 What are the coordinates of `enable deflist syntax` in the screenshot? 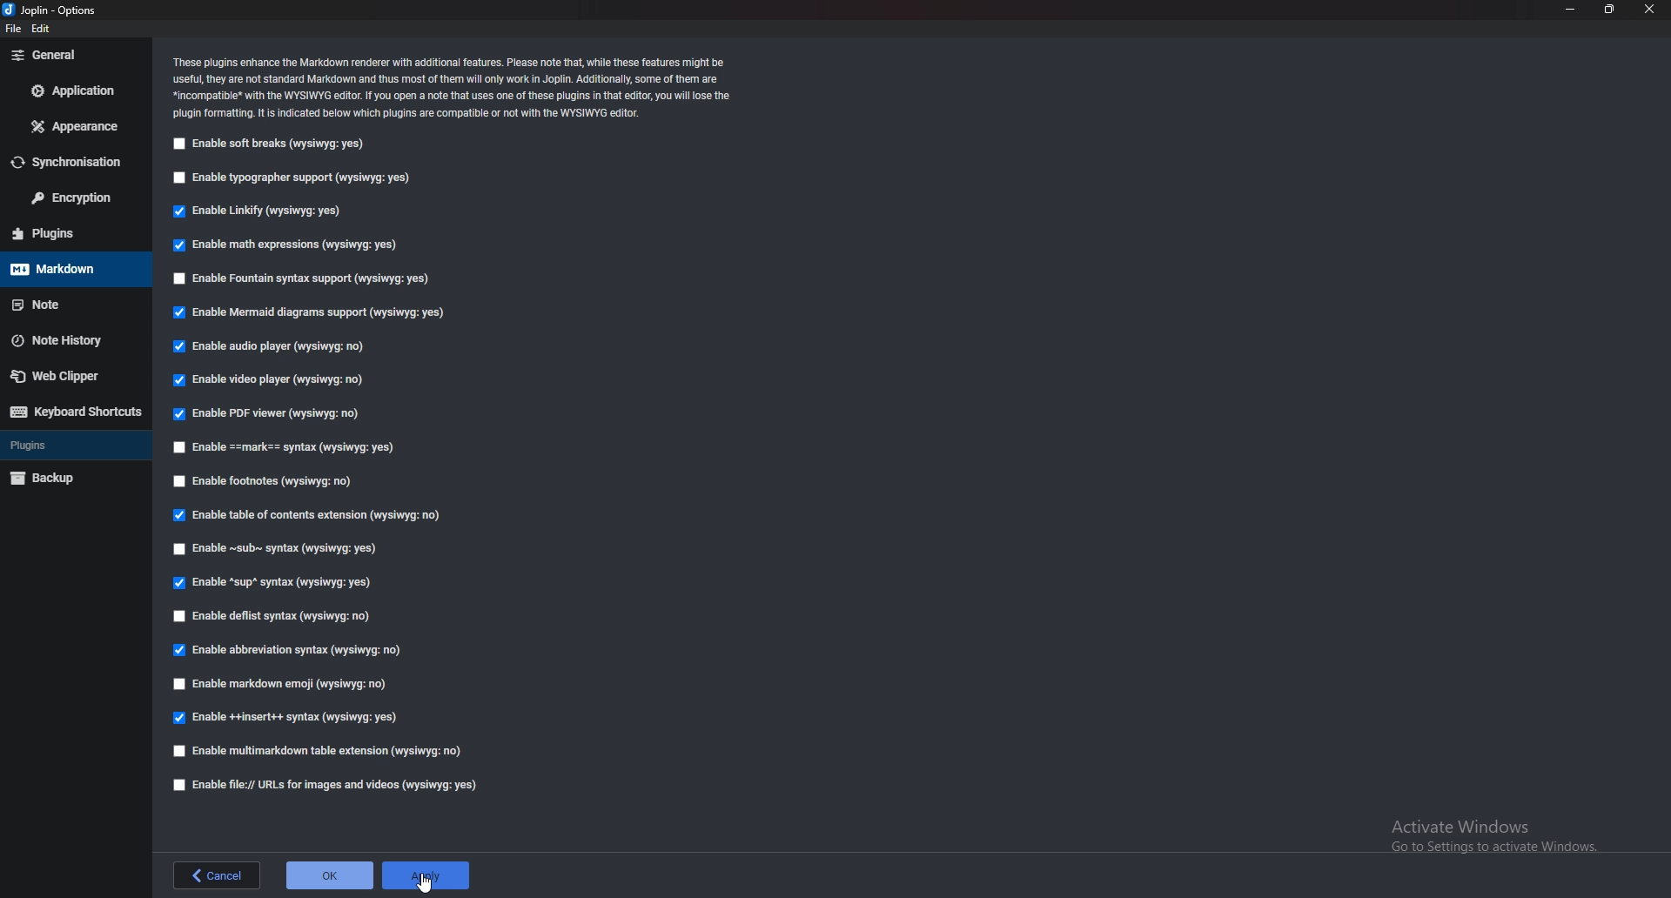 It's located at (275, 614).